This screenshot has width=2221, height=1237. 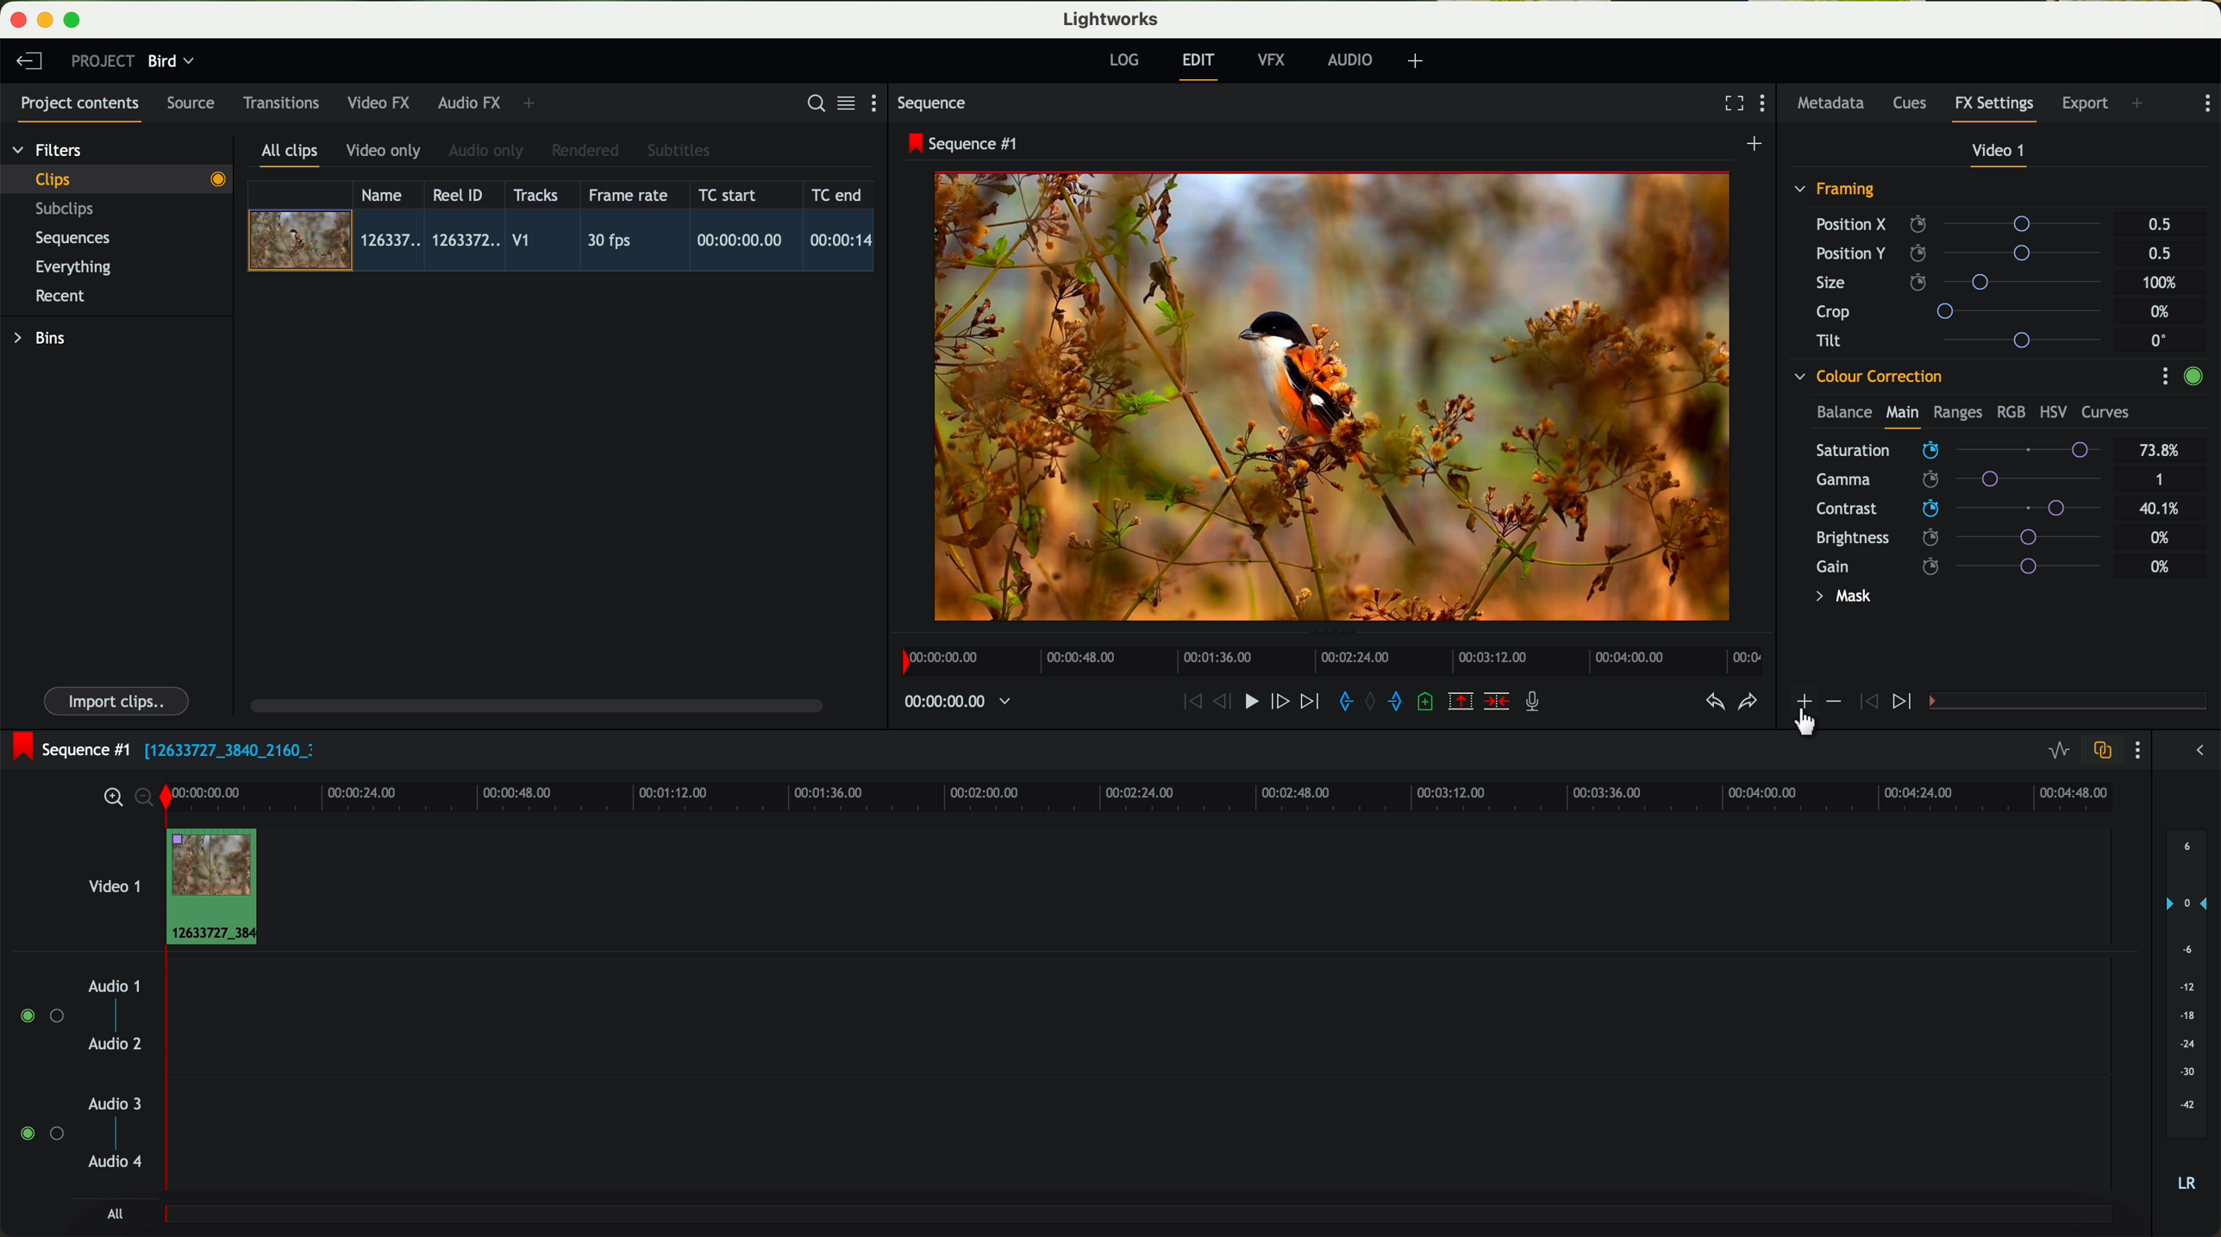 What do you see at coordinates (948, 703) in the screenshot?
I see `timeline` at bounding box center [948, 703].